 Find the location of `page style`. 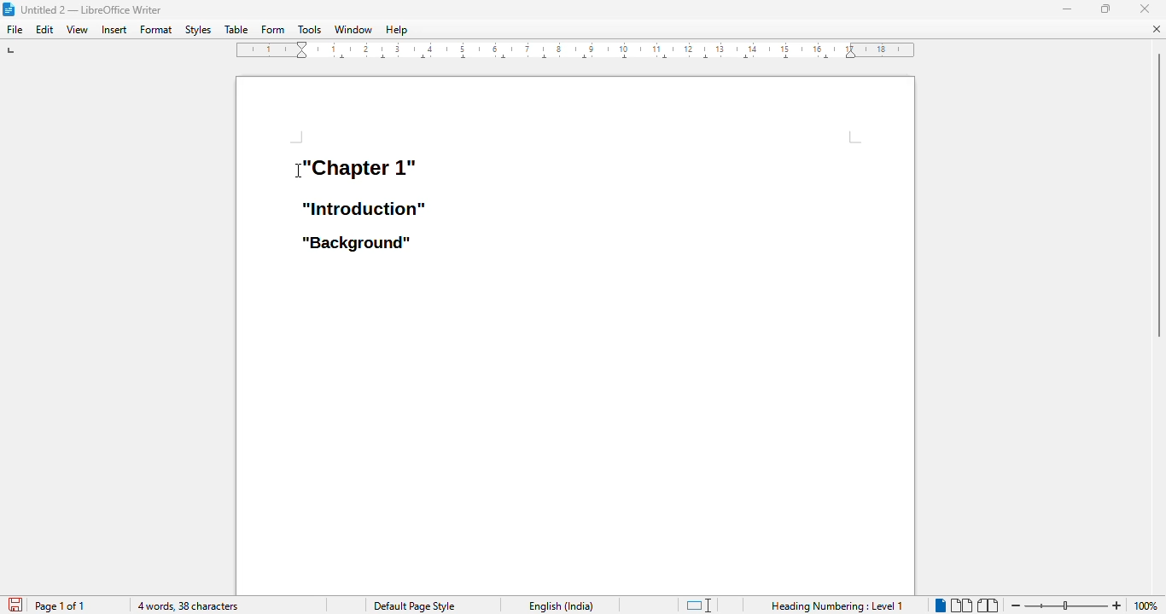

page style is located at coordinates (413, 606).